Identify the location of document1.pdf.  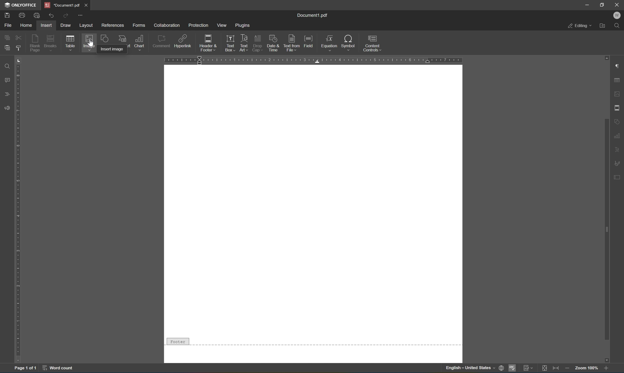
(314, 15).